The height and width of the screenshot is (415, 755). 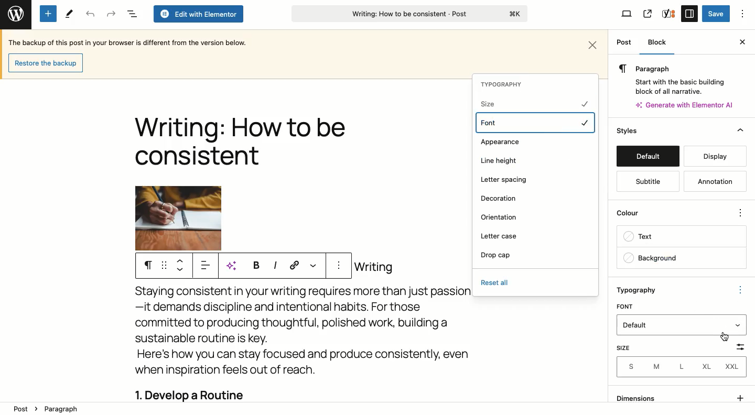 What do you see at coordinates (164, 266) in the screenshot?
I see `Drag` at bounding box center [164, 266].